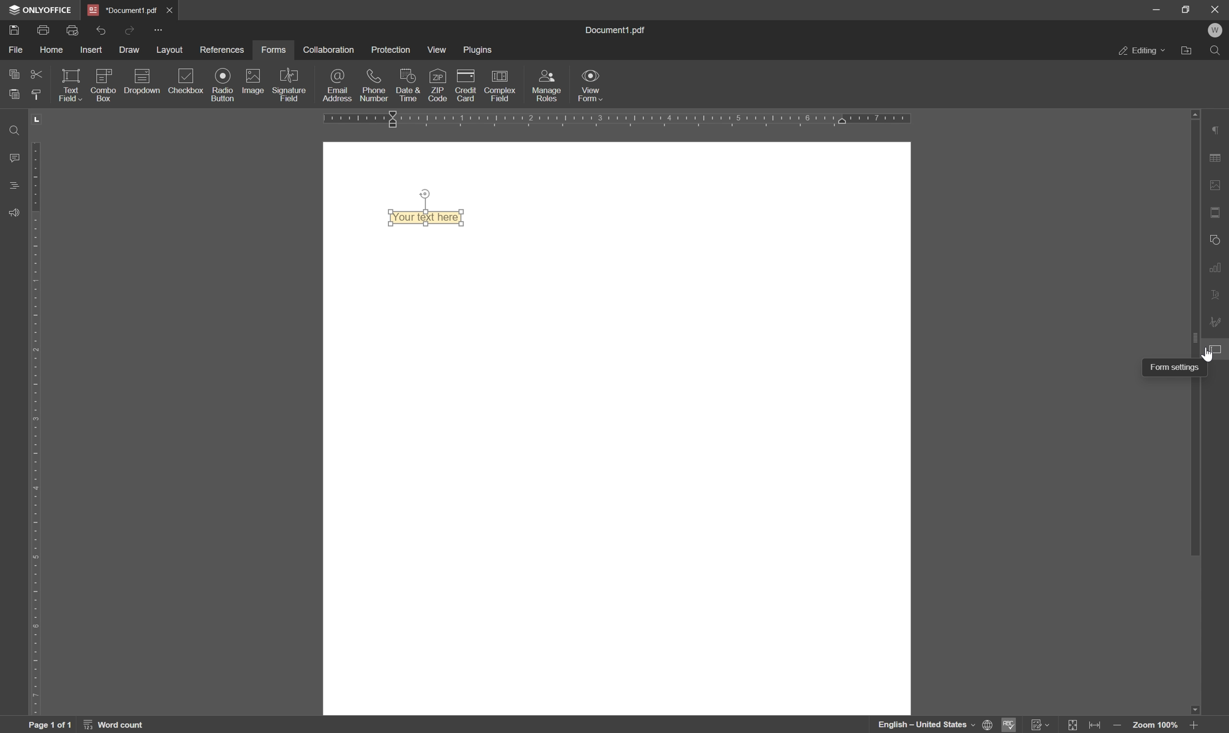  Describe the element at coordinates (1186, 9) in the screenshot. I see `restore down` at that location.